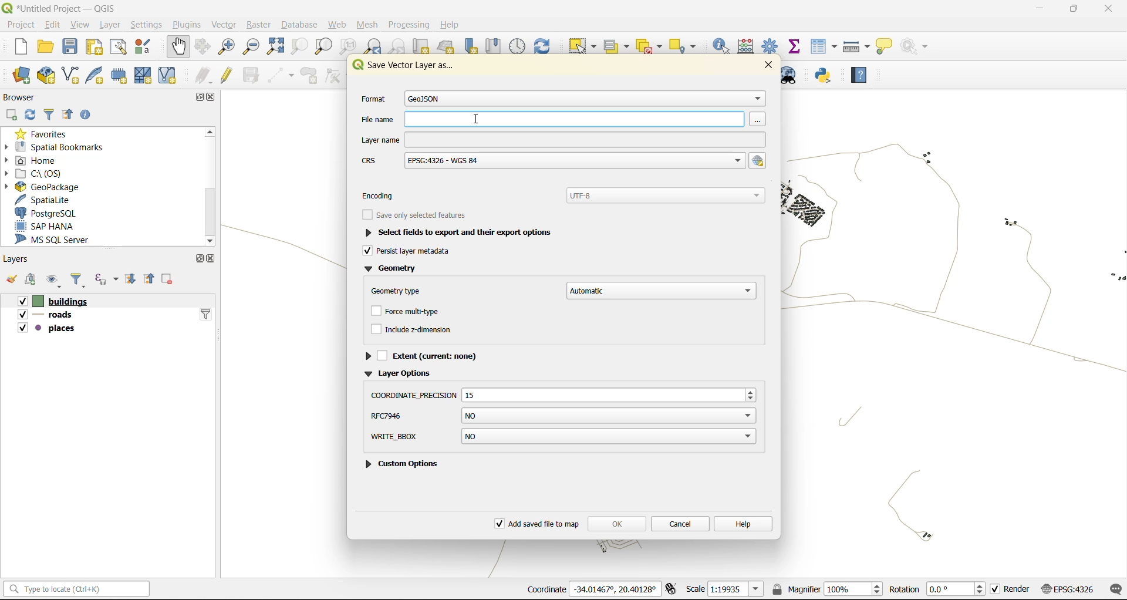 This screenshot has height=600, width=1127. I want to click on pan selection, so click(203, 46).